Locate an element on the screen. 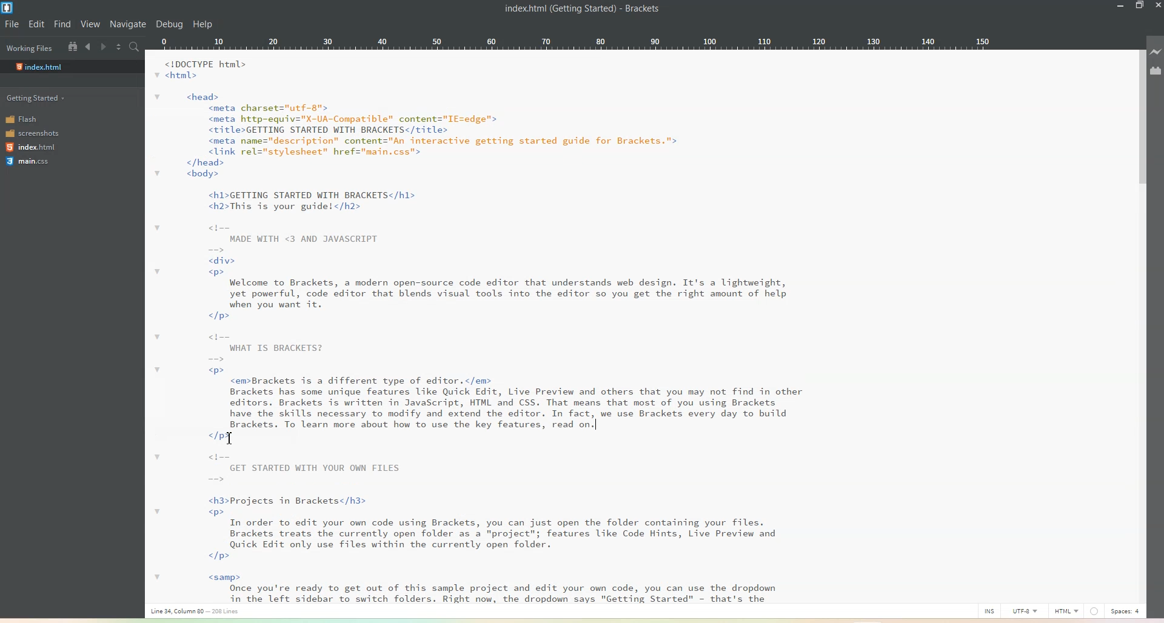  Flash is located at coordinates (24, 120).